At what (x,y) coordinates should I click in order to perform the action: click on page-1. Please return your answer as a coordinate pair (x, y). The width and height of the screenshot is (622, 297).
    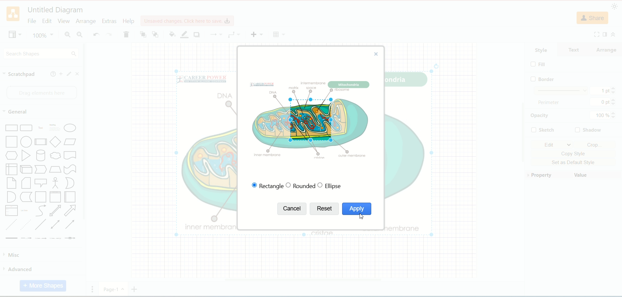
    Looking at the image, I should click on (114, 289).